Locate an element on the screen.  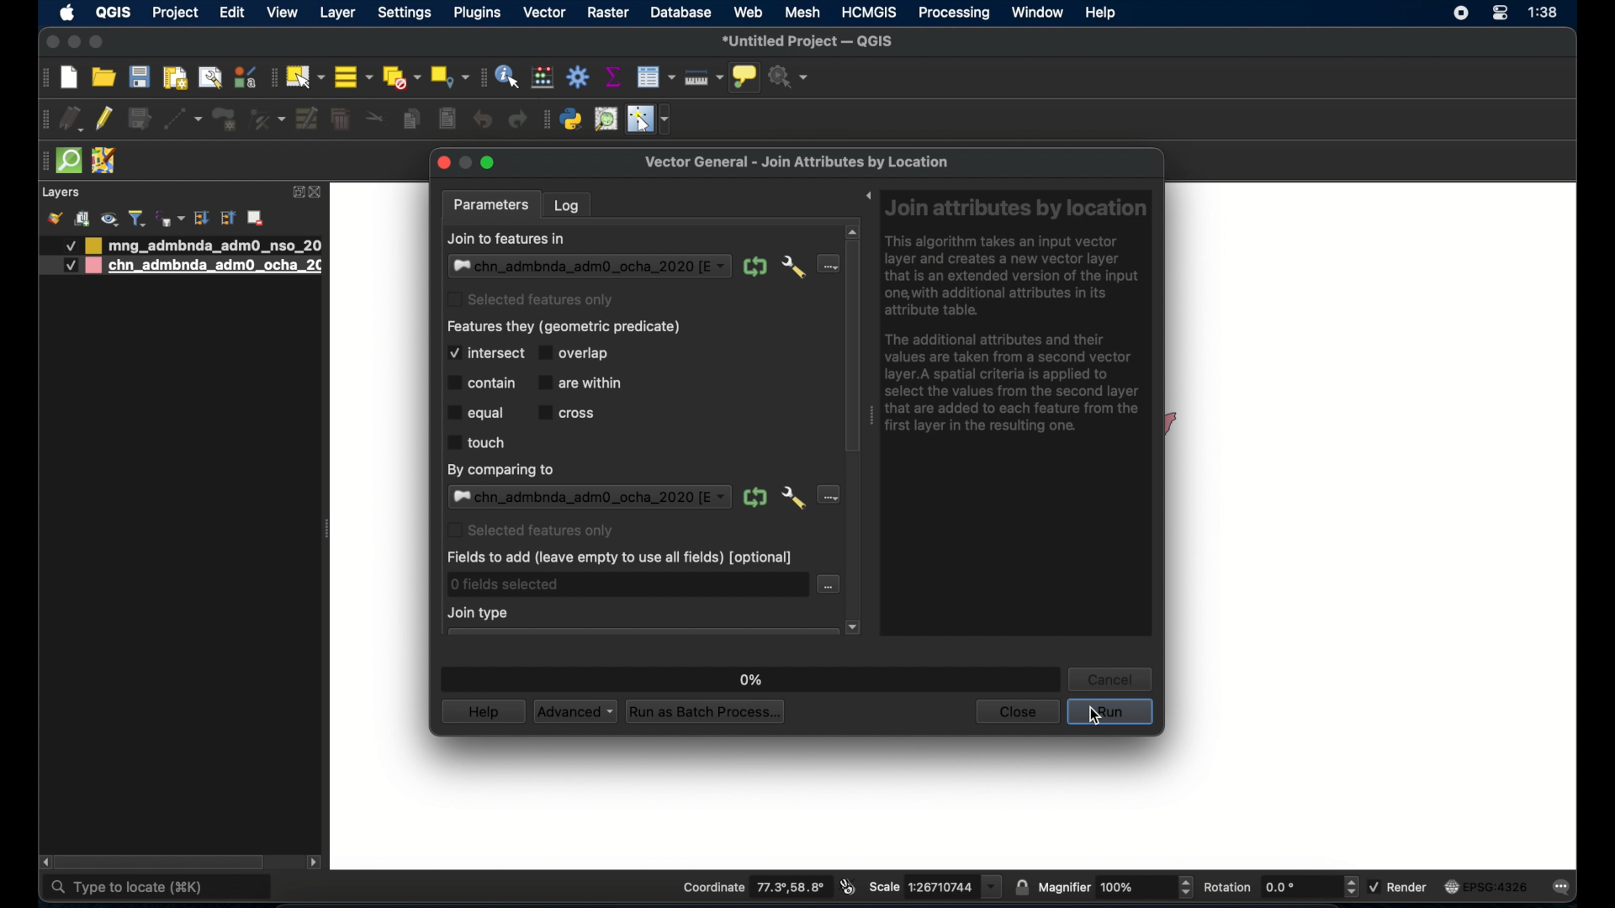
coordinate is located at coordinates (755, 888).